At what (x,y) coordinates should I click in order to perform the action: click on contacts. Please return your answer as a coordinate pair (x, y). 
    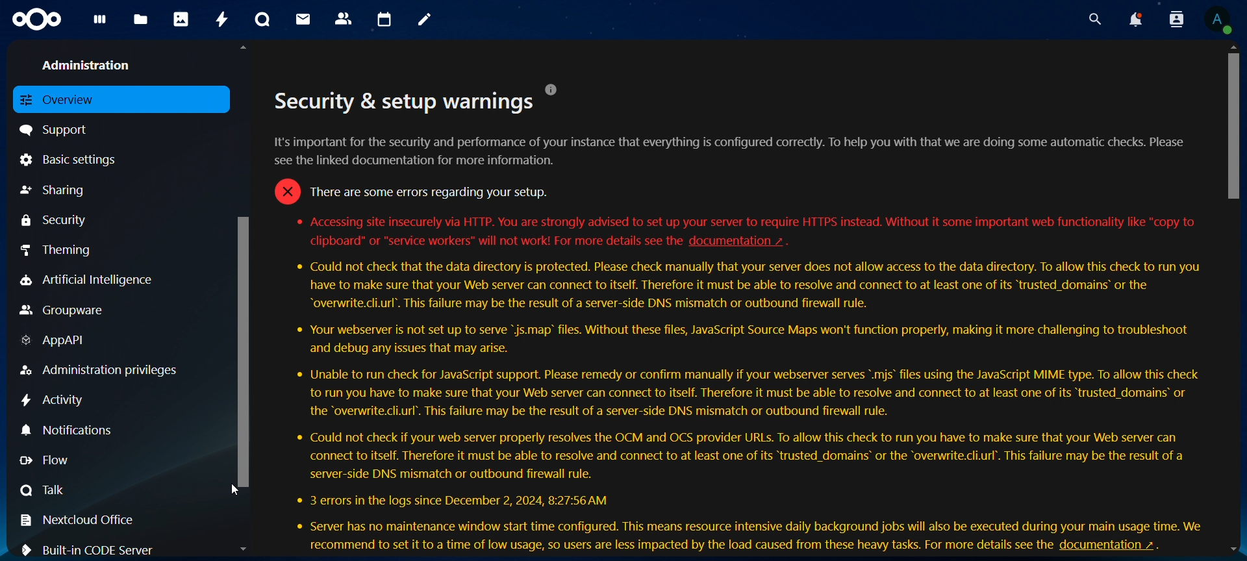
    Looking at the image, I should click on (344, 19).